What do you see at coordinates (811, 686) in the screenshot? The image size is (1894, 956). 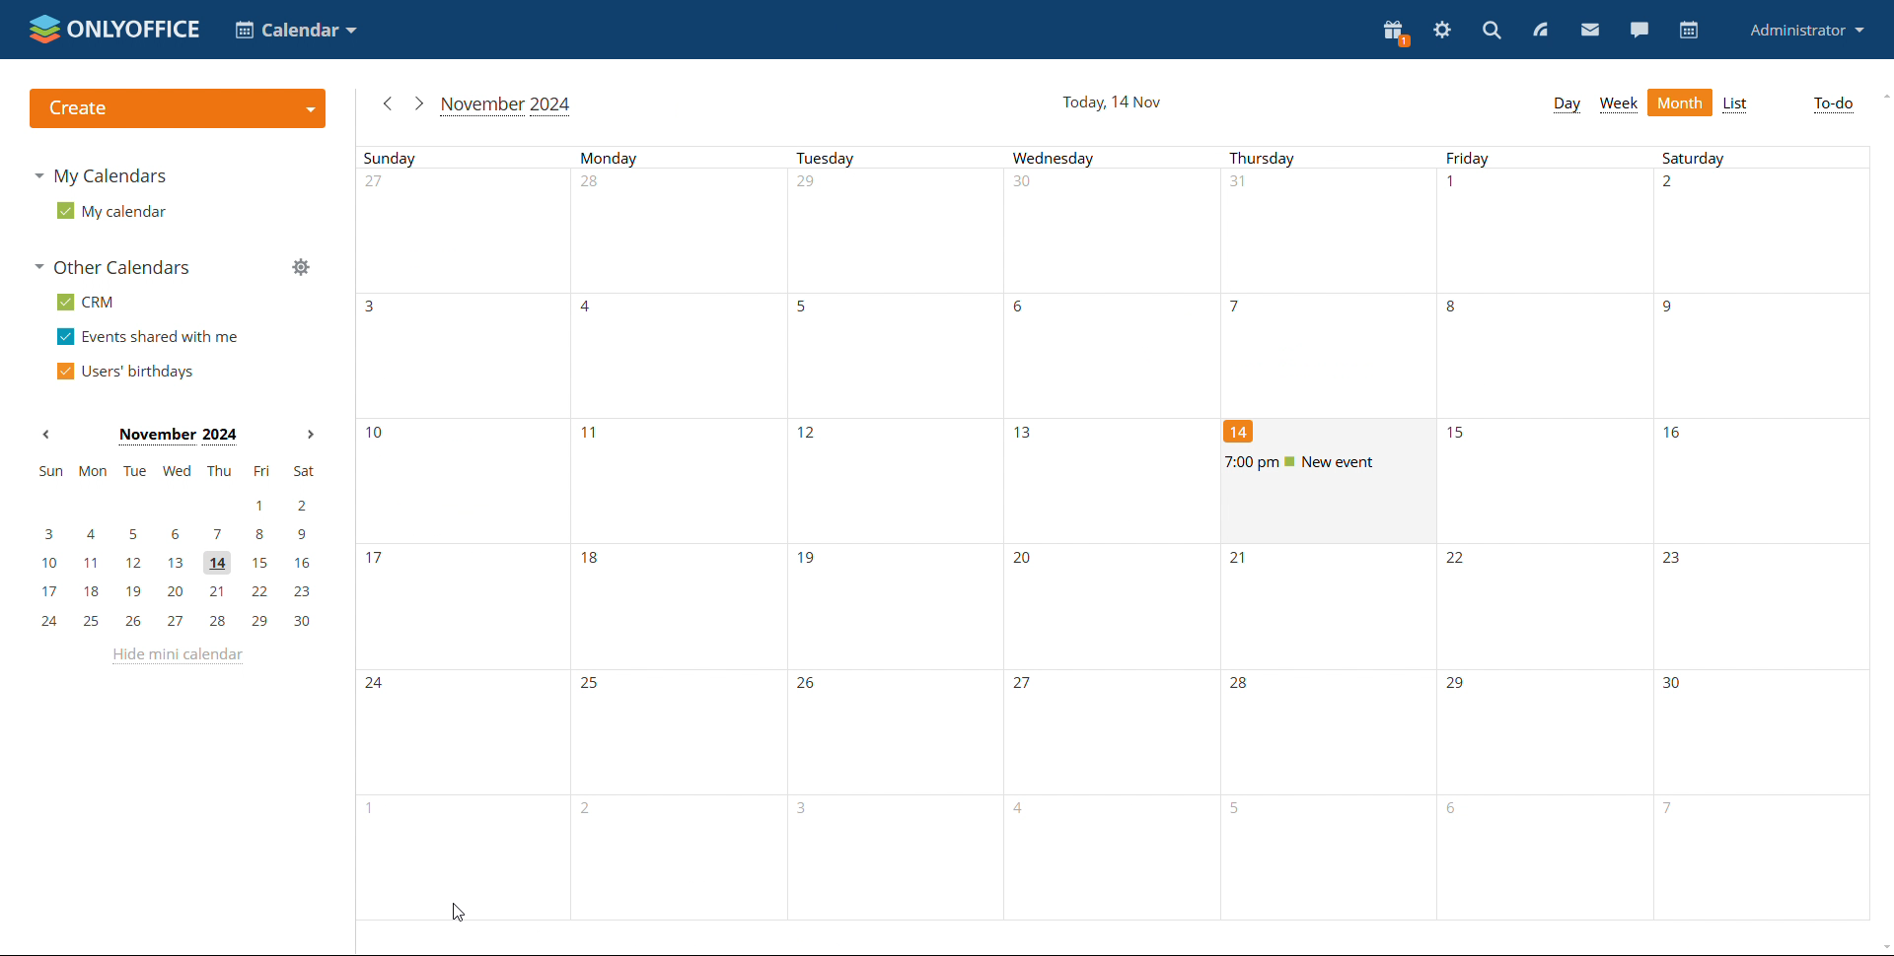 I see `number` at bounding box center [811, 686].